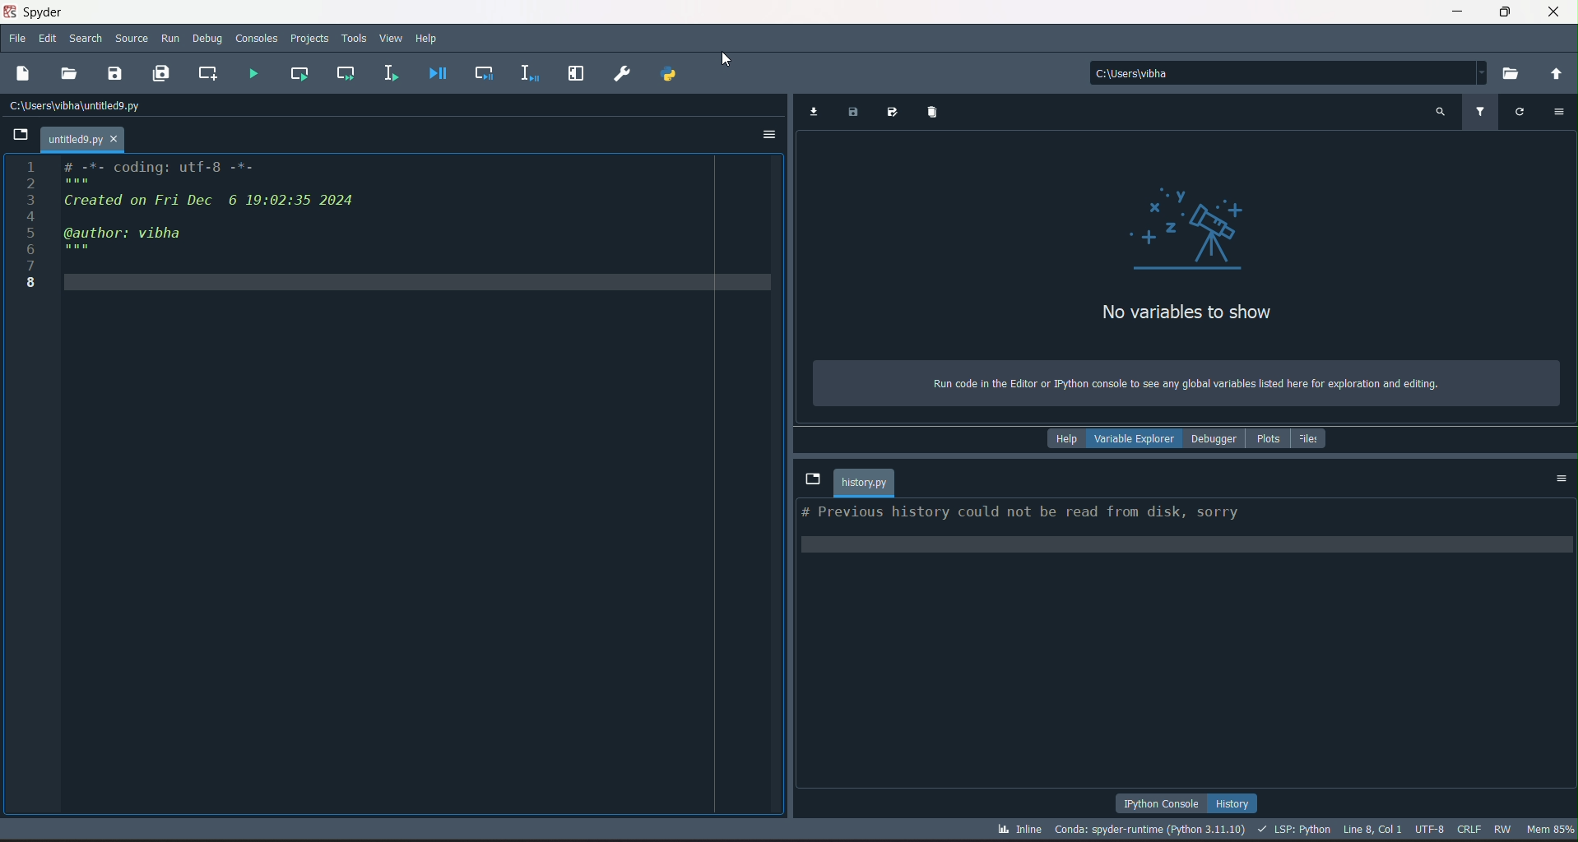 This screenshot has height=842, width=1578. I want to click on debug selection, so click(525, 73).